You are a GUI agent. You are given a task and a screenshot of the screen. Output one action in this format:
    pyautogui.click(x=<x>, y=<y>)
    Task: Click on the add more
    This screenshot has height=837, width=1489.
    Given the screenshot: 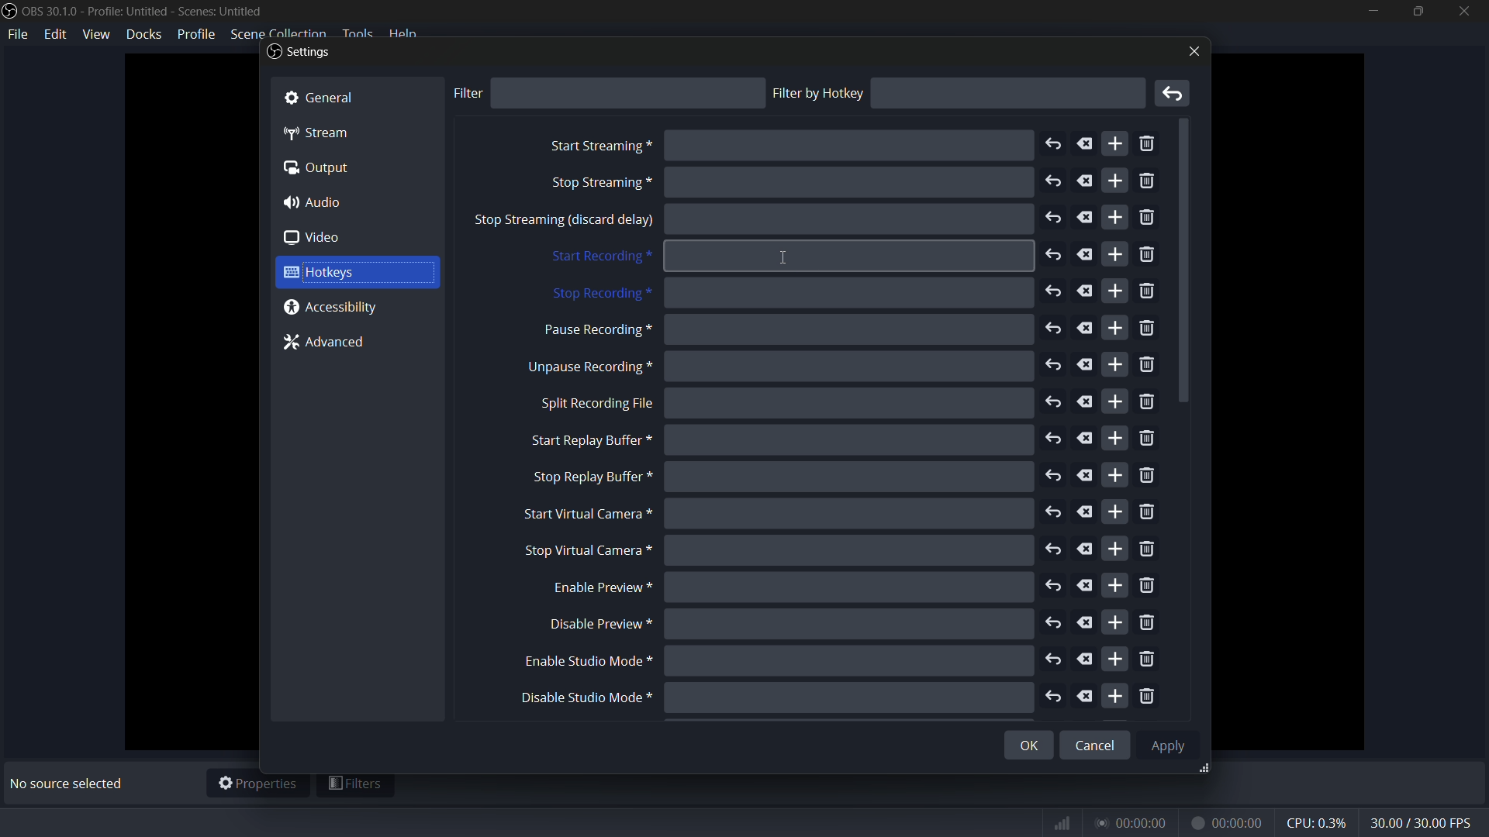 What is the action you would take?
    pyautogui.click(x=1114, y=587)
    